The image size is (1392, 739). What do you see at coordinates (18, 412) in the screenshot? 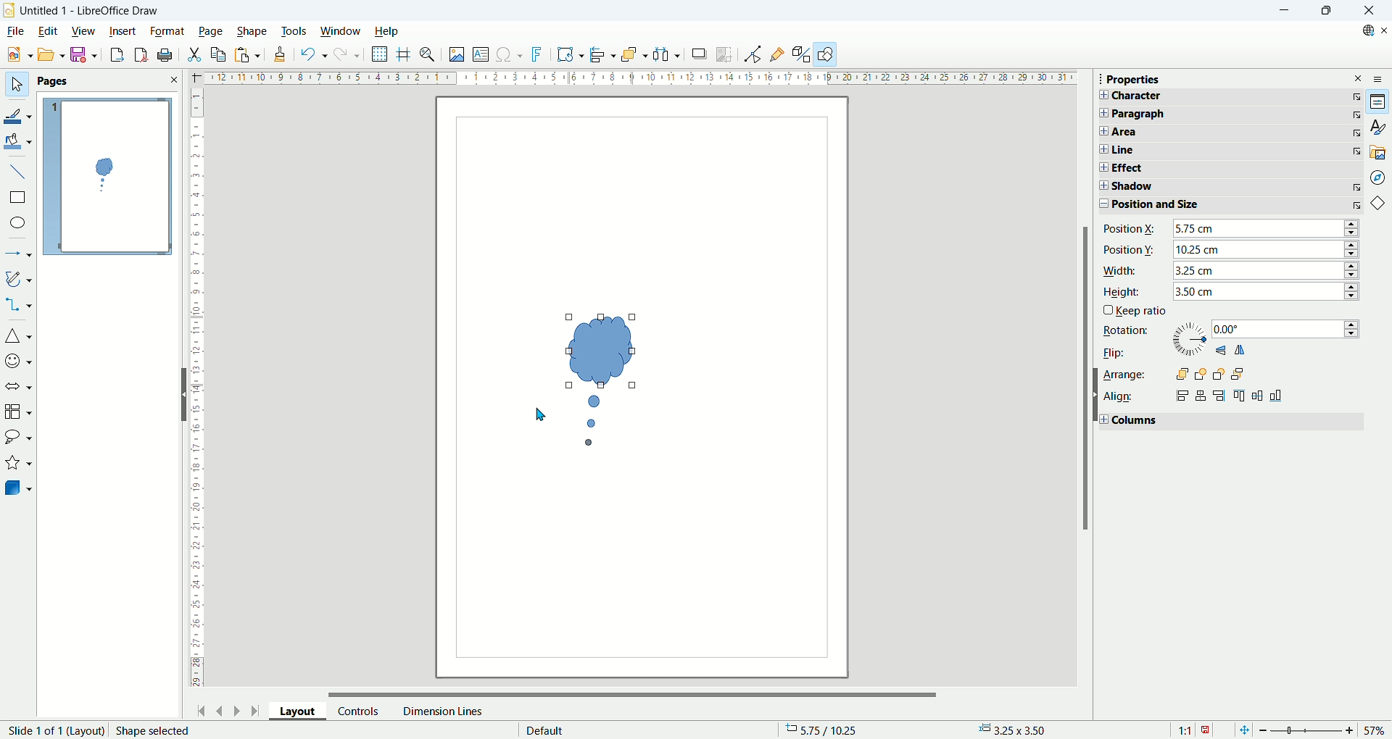
I see `flowchart` at bounding box center [18, 412].